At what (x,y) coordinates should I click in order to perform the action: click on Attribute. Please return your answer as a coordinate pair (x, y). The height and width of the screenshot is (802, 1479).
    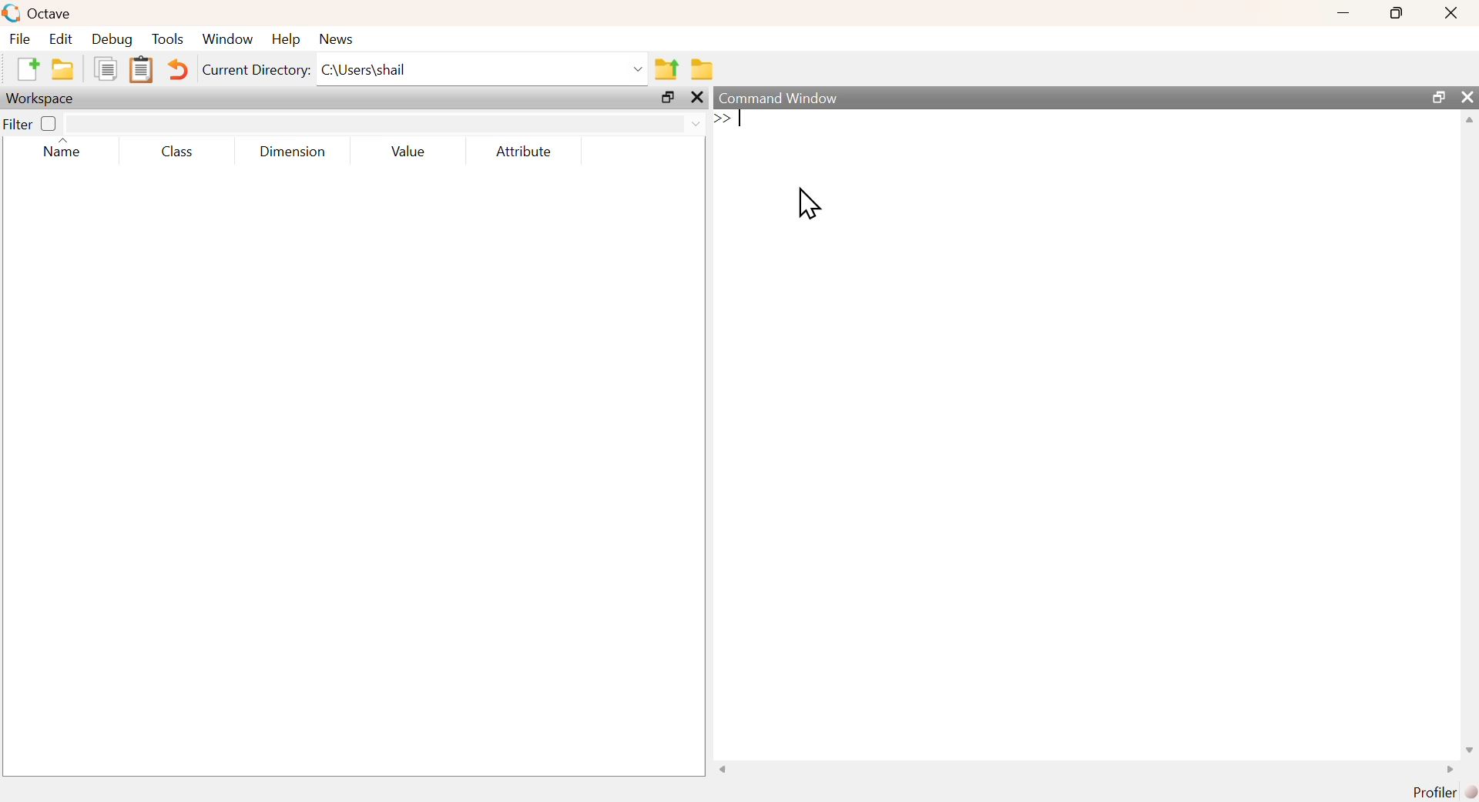
    Looking at the image, I should click on (525, 151).